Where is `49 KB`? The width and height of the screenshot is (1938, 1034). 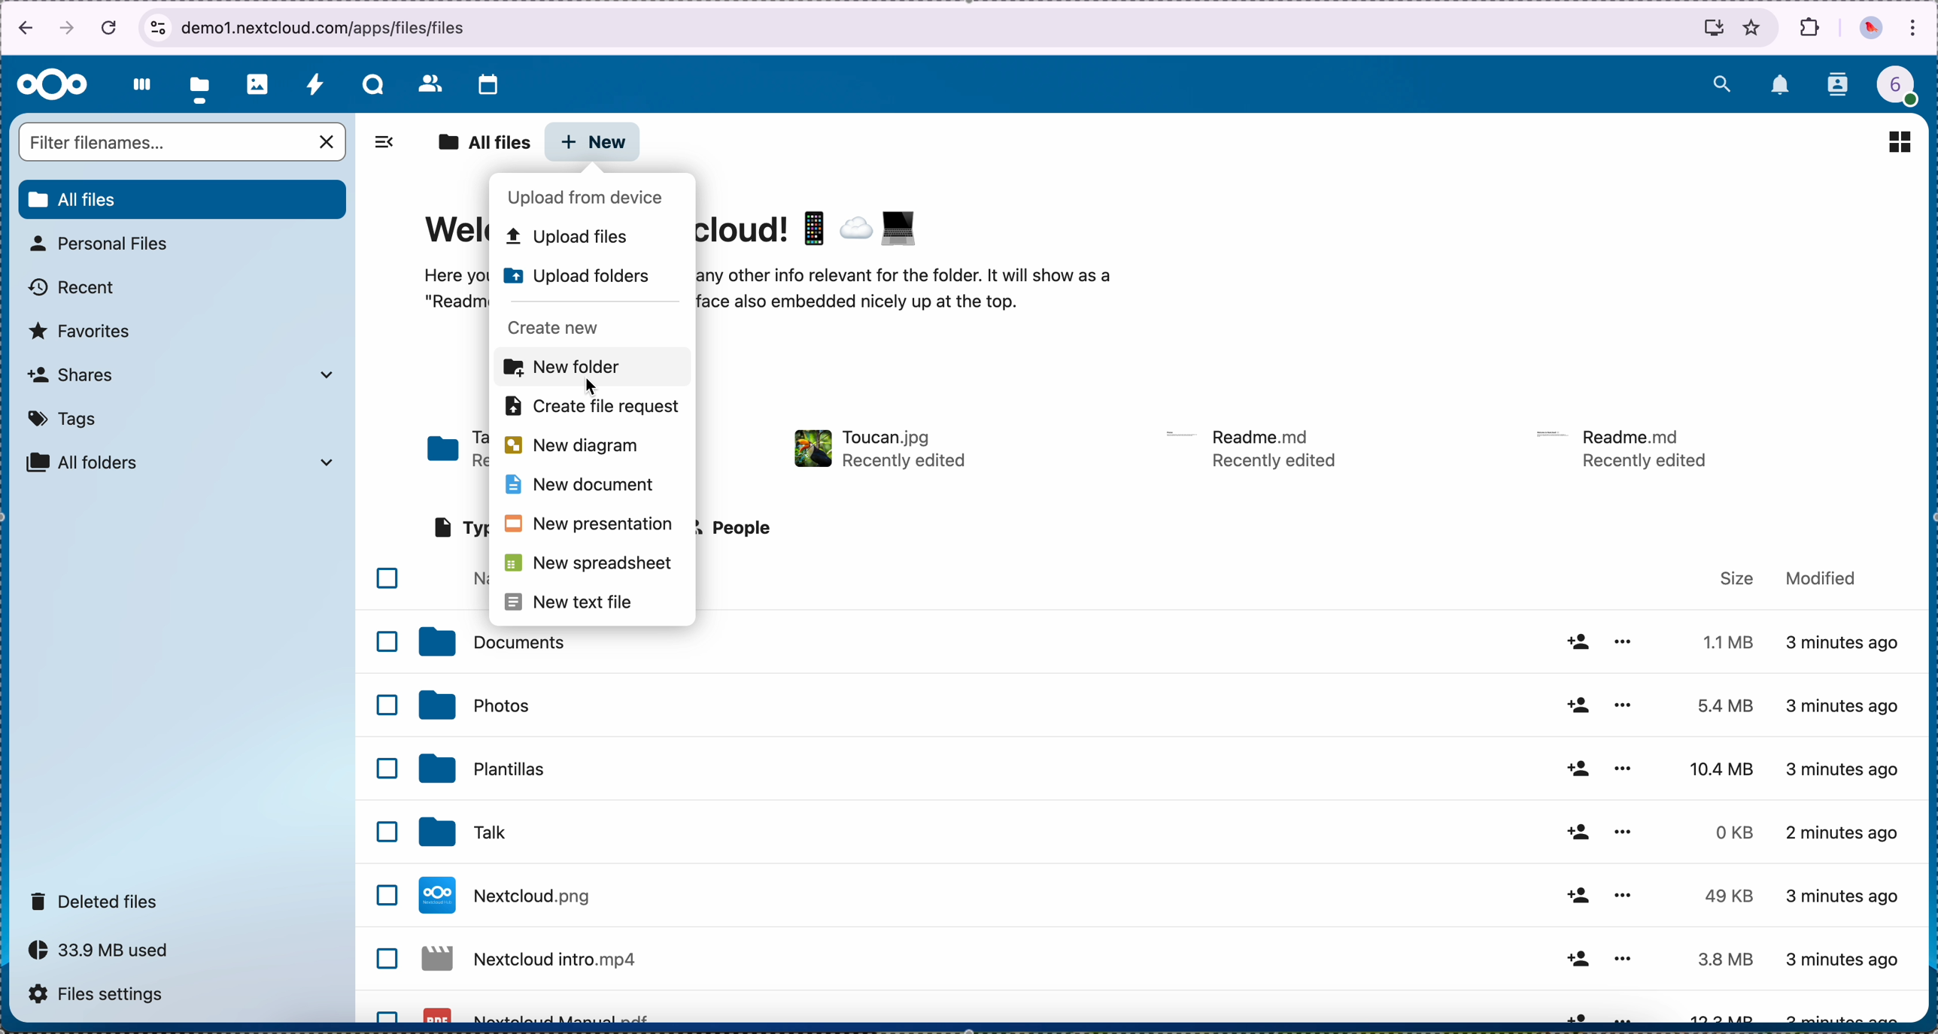
49 KB is located at coordinates (1728, 896).